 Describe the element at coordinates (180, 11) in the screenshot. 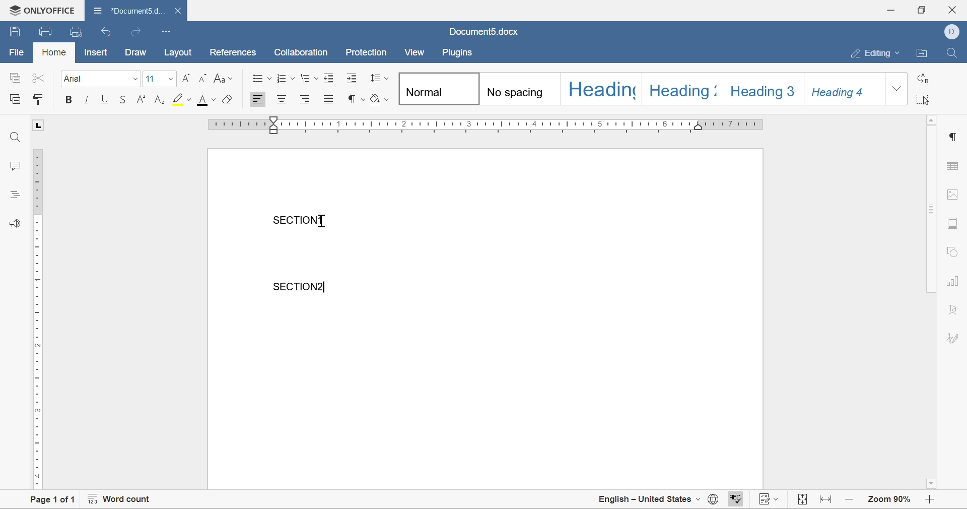

I see `close` at that location.